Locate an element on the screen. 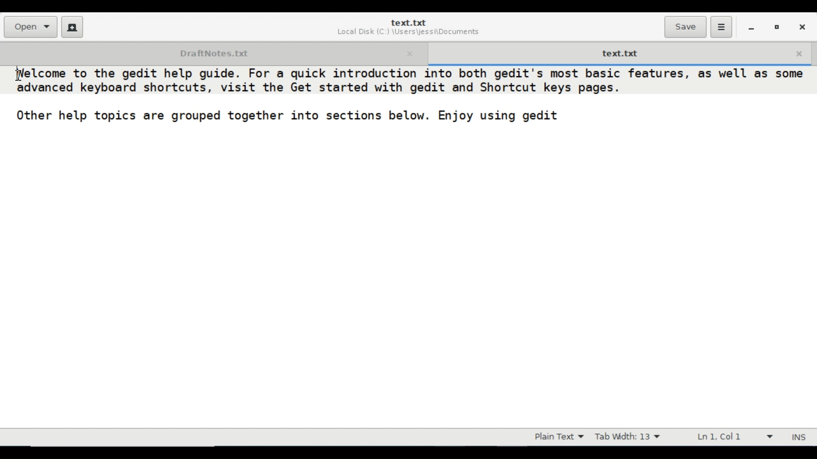 This screenshot has width=817, height=459. Open is located at coordinates (30, 27).